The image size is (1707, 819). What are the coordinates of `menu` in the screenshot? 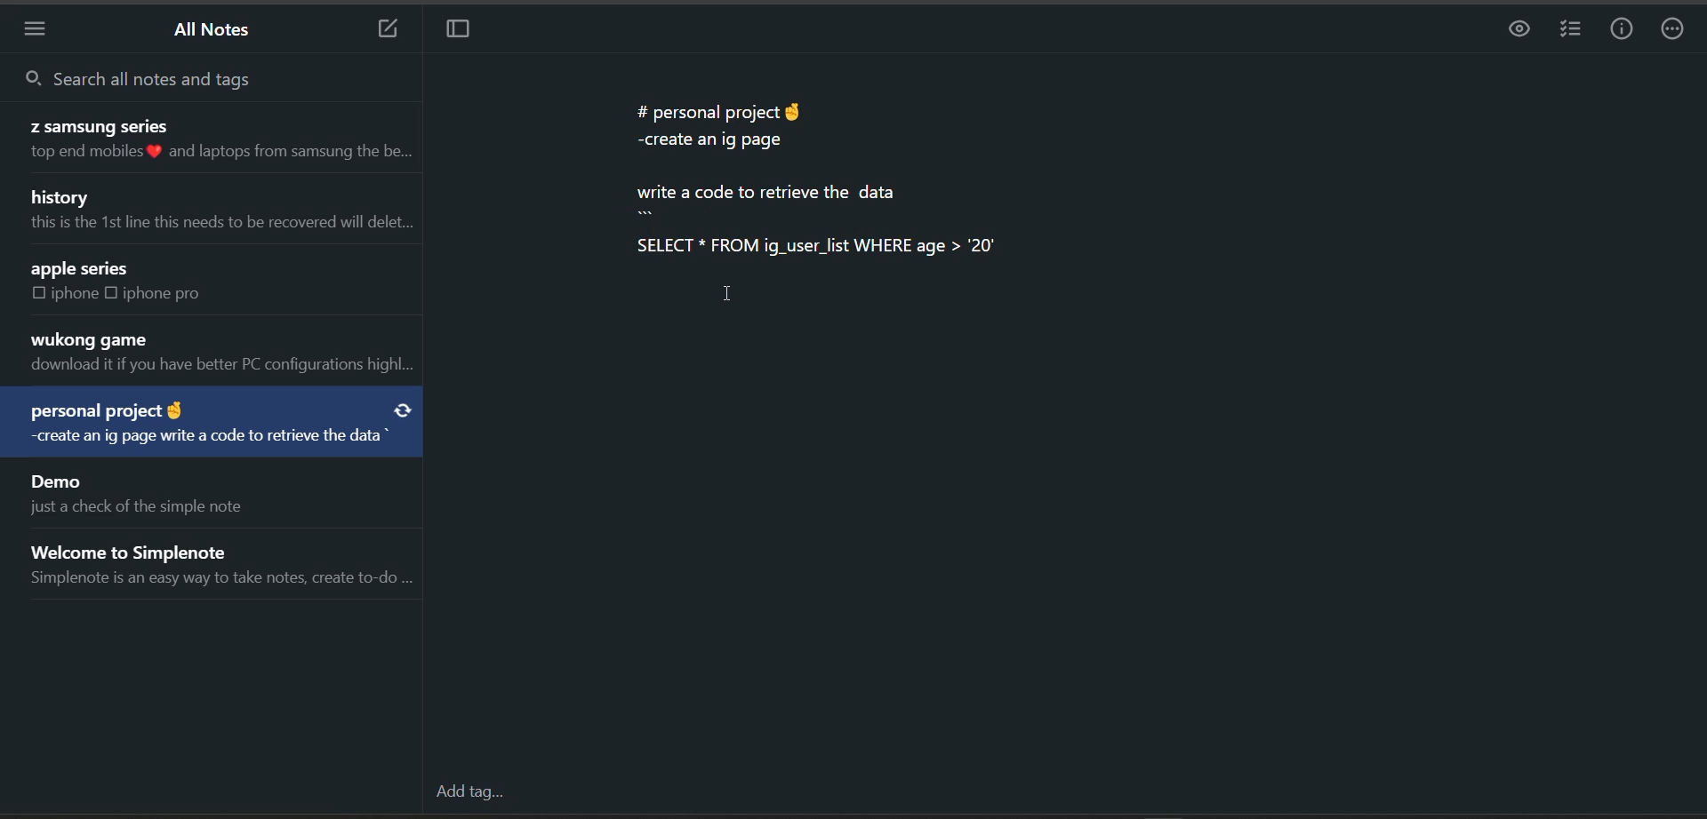 It's located at (41, 28).